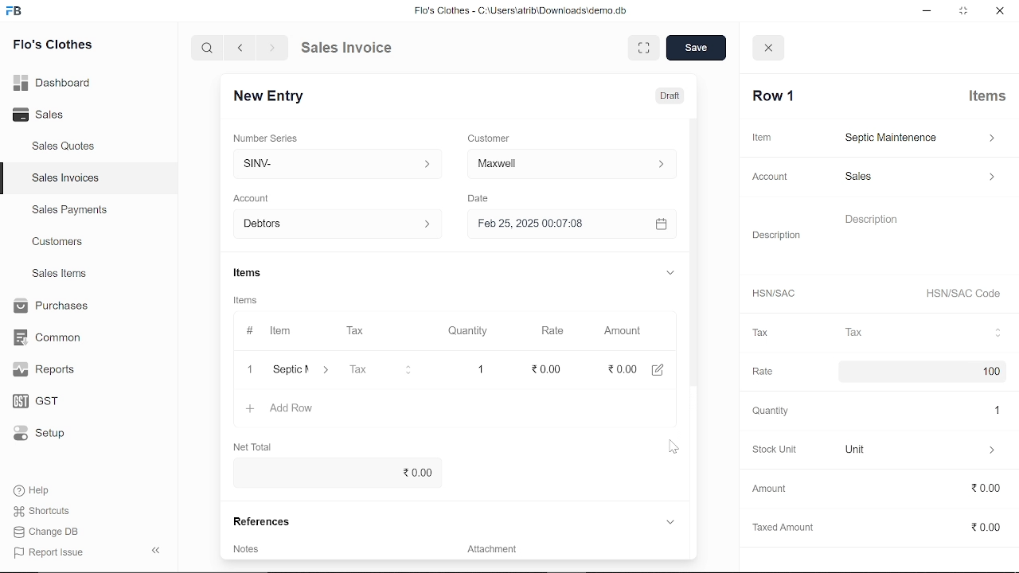 Image resolution: width=1019 pixels, height=573 pixels. Describe the element at coordinates (272, 48) in the screenshot. I see `next` at that location.